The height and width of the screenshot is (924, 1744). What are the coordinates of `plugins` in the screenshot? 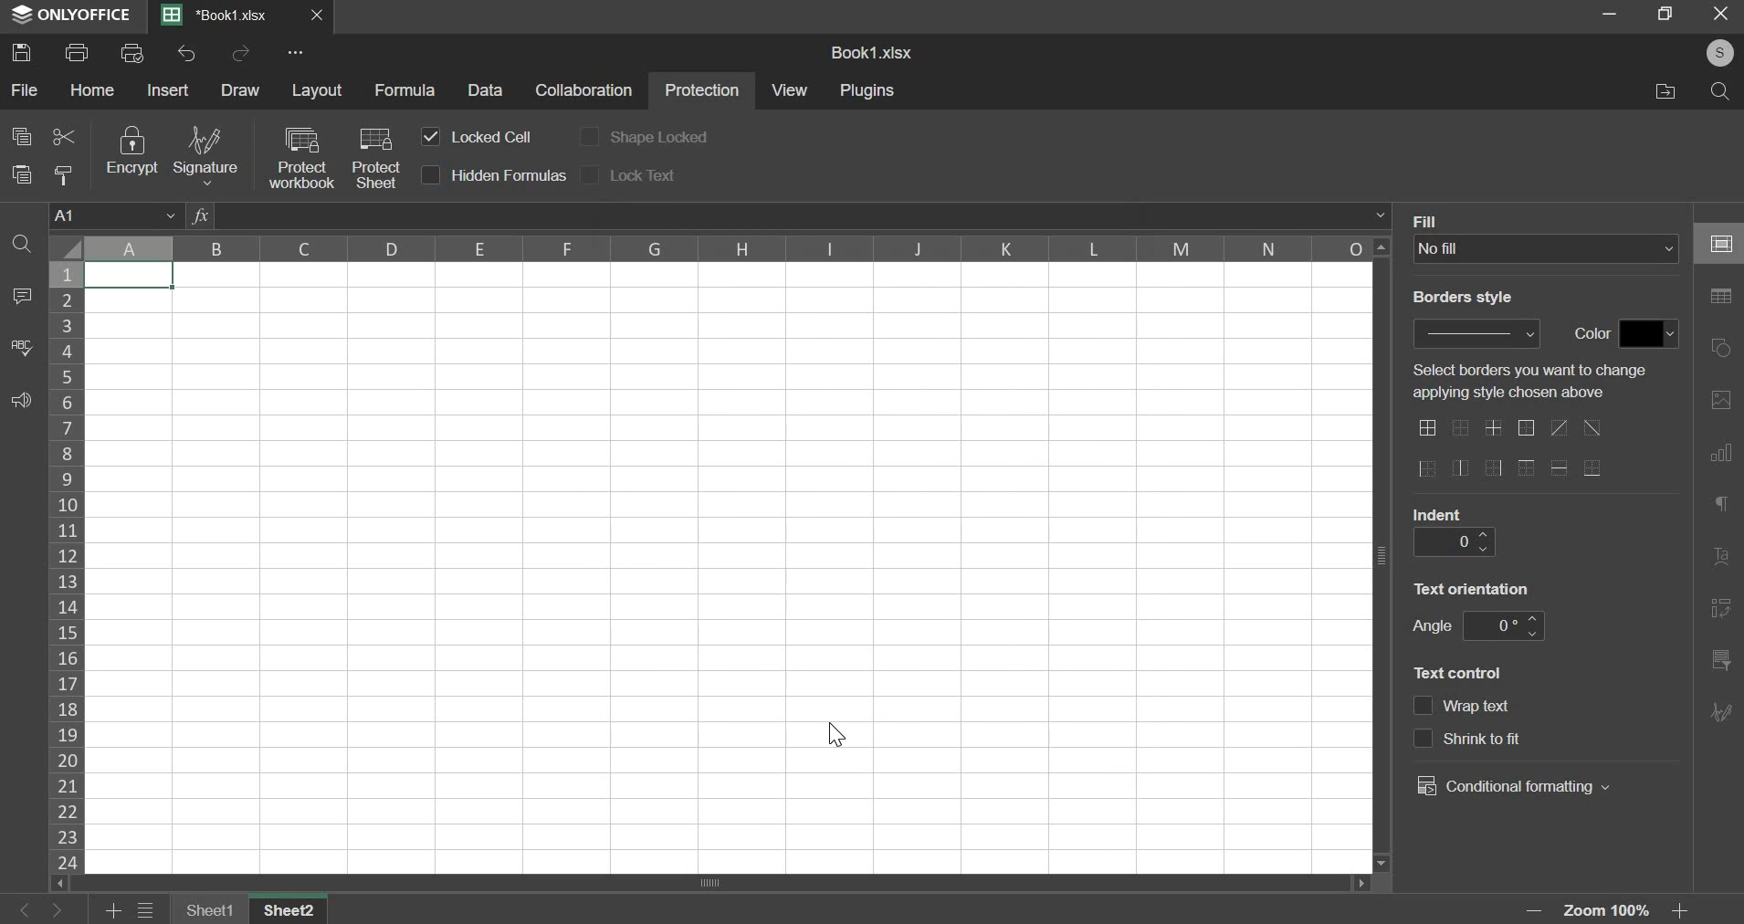 It's located at (869, 91).